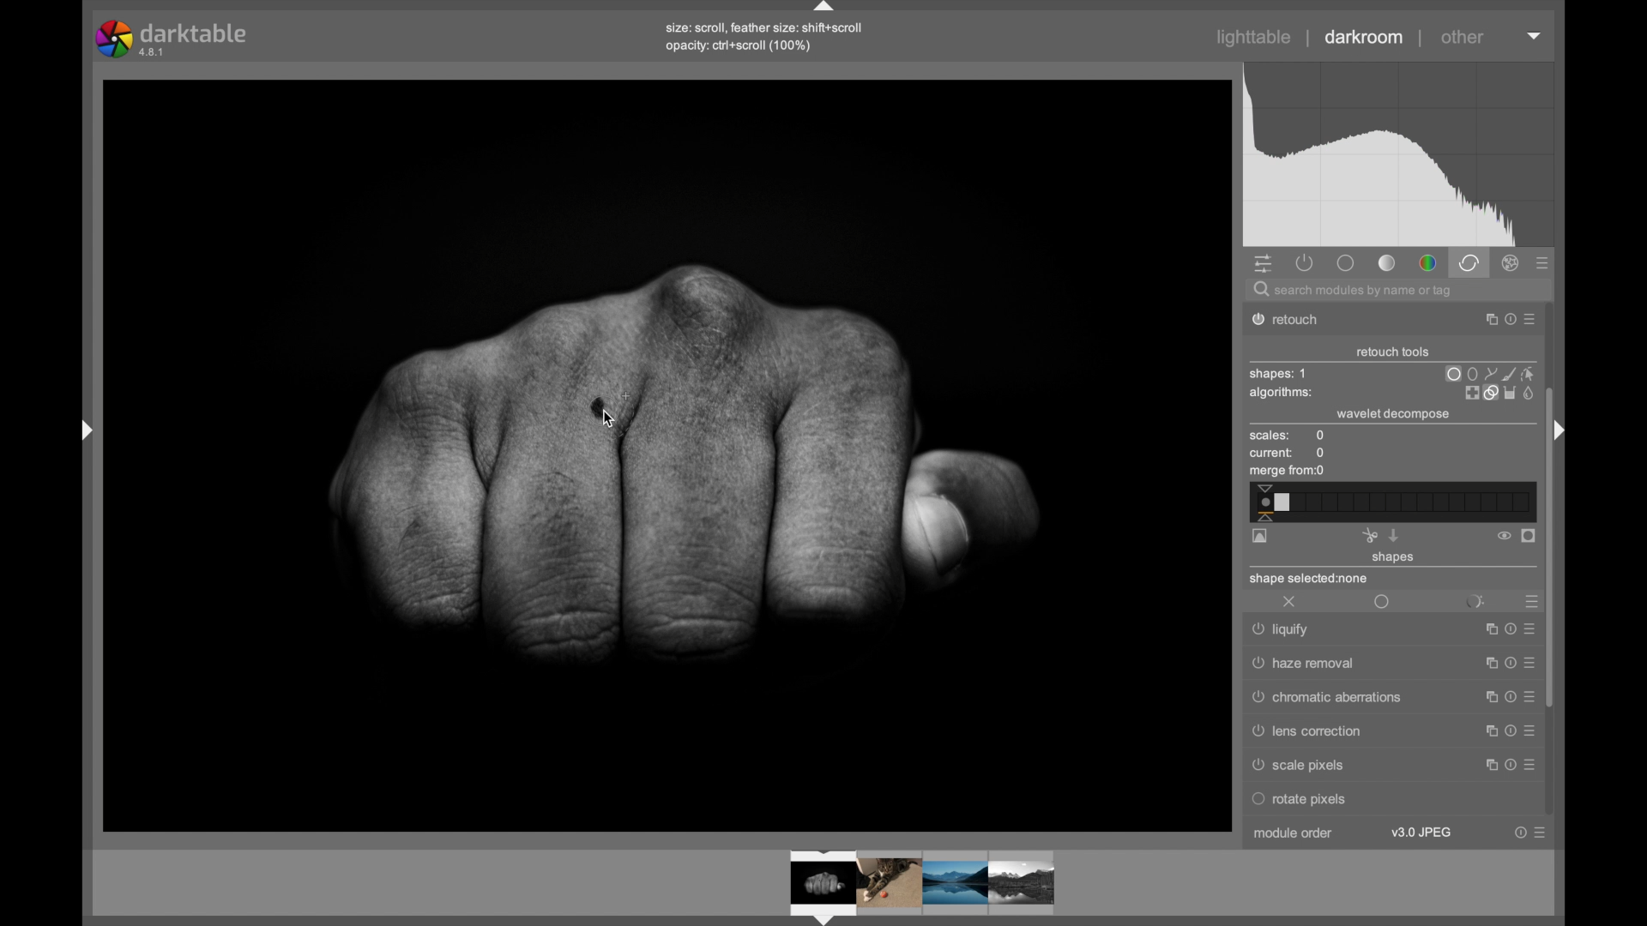 The height and width of the screenshot is (926, 1647). What do you see at coordinates (1507, 698) in the screenshot?
I see `help` at bounding box center [1507, 698].